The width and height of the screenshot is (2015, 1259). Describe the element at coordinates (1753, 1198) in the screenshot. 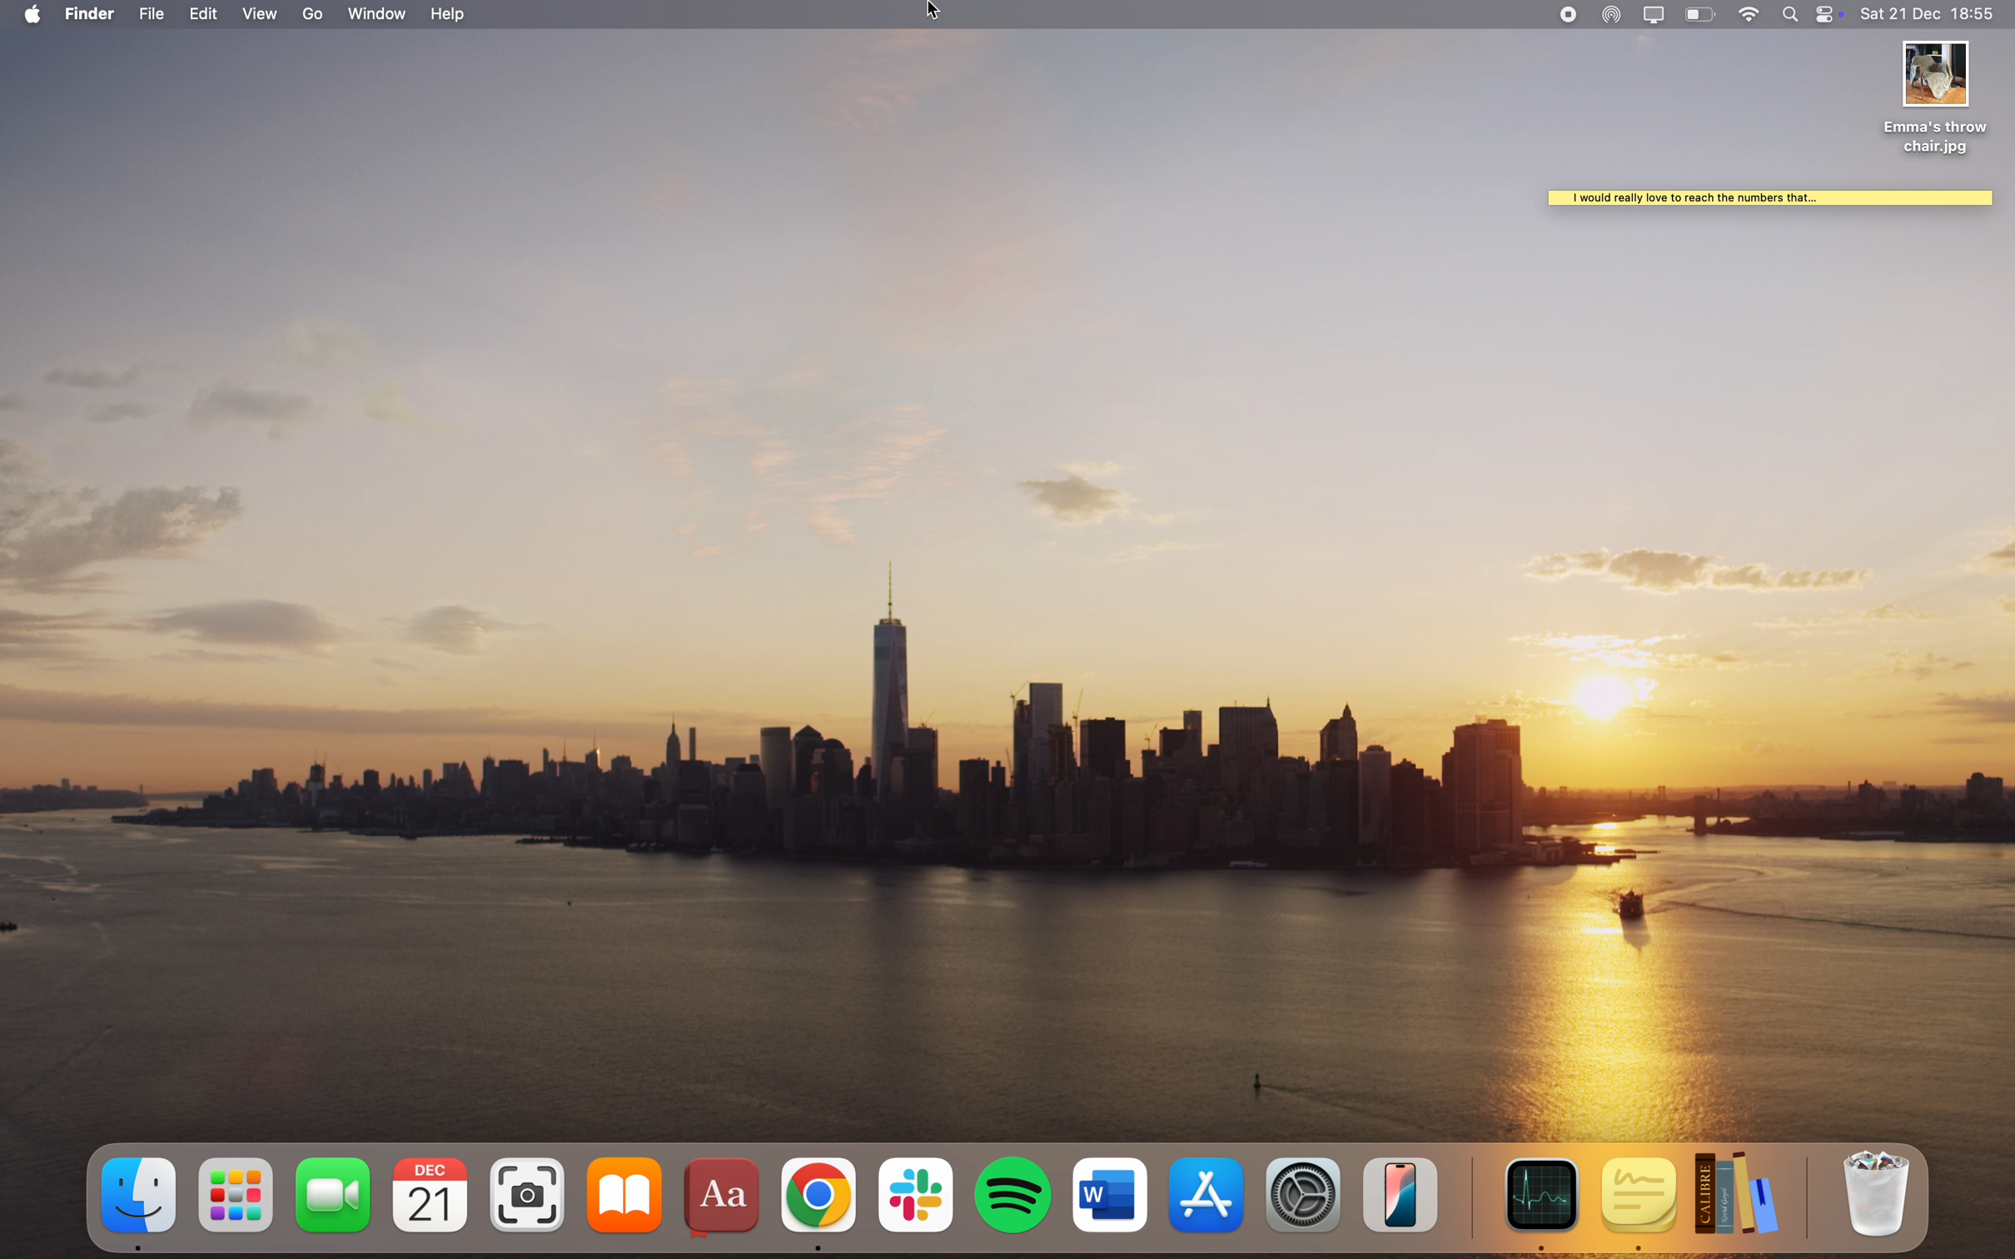

I see `Calibre` at that location.